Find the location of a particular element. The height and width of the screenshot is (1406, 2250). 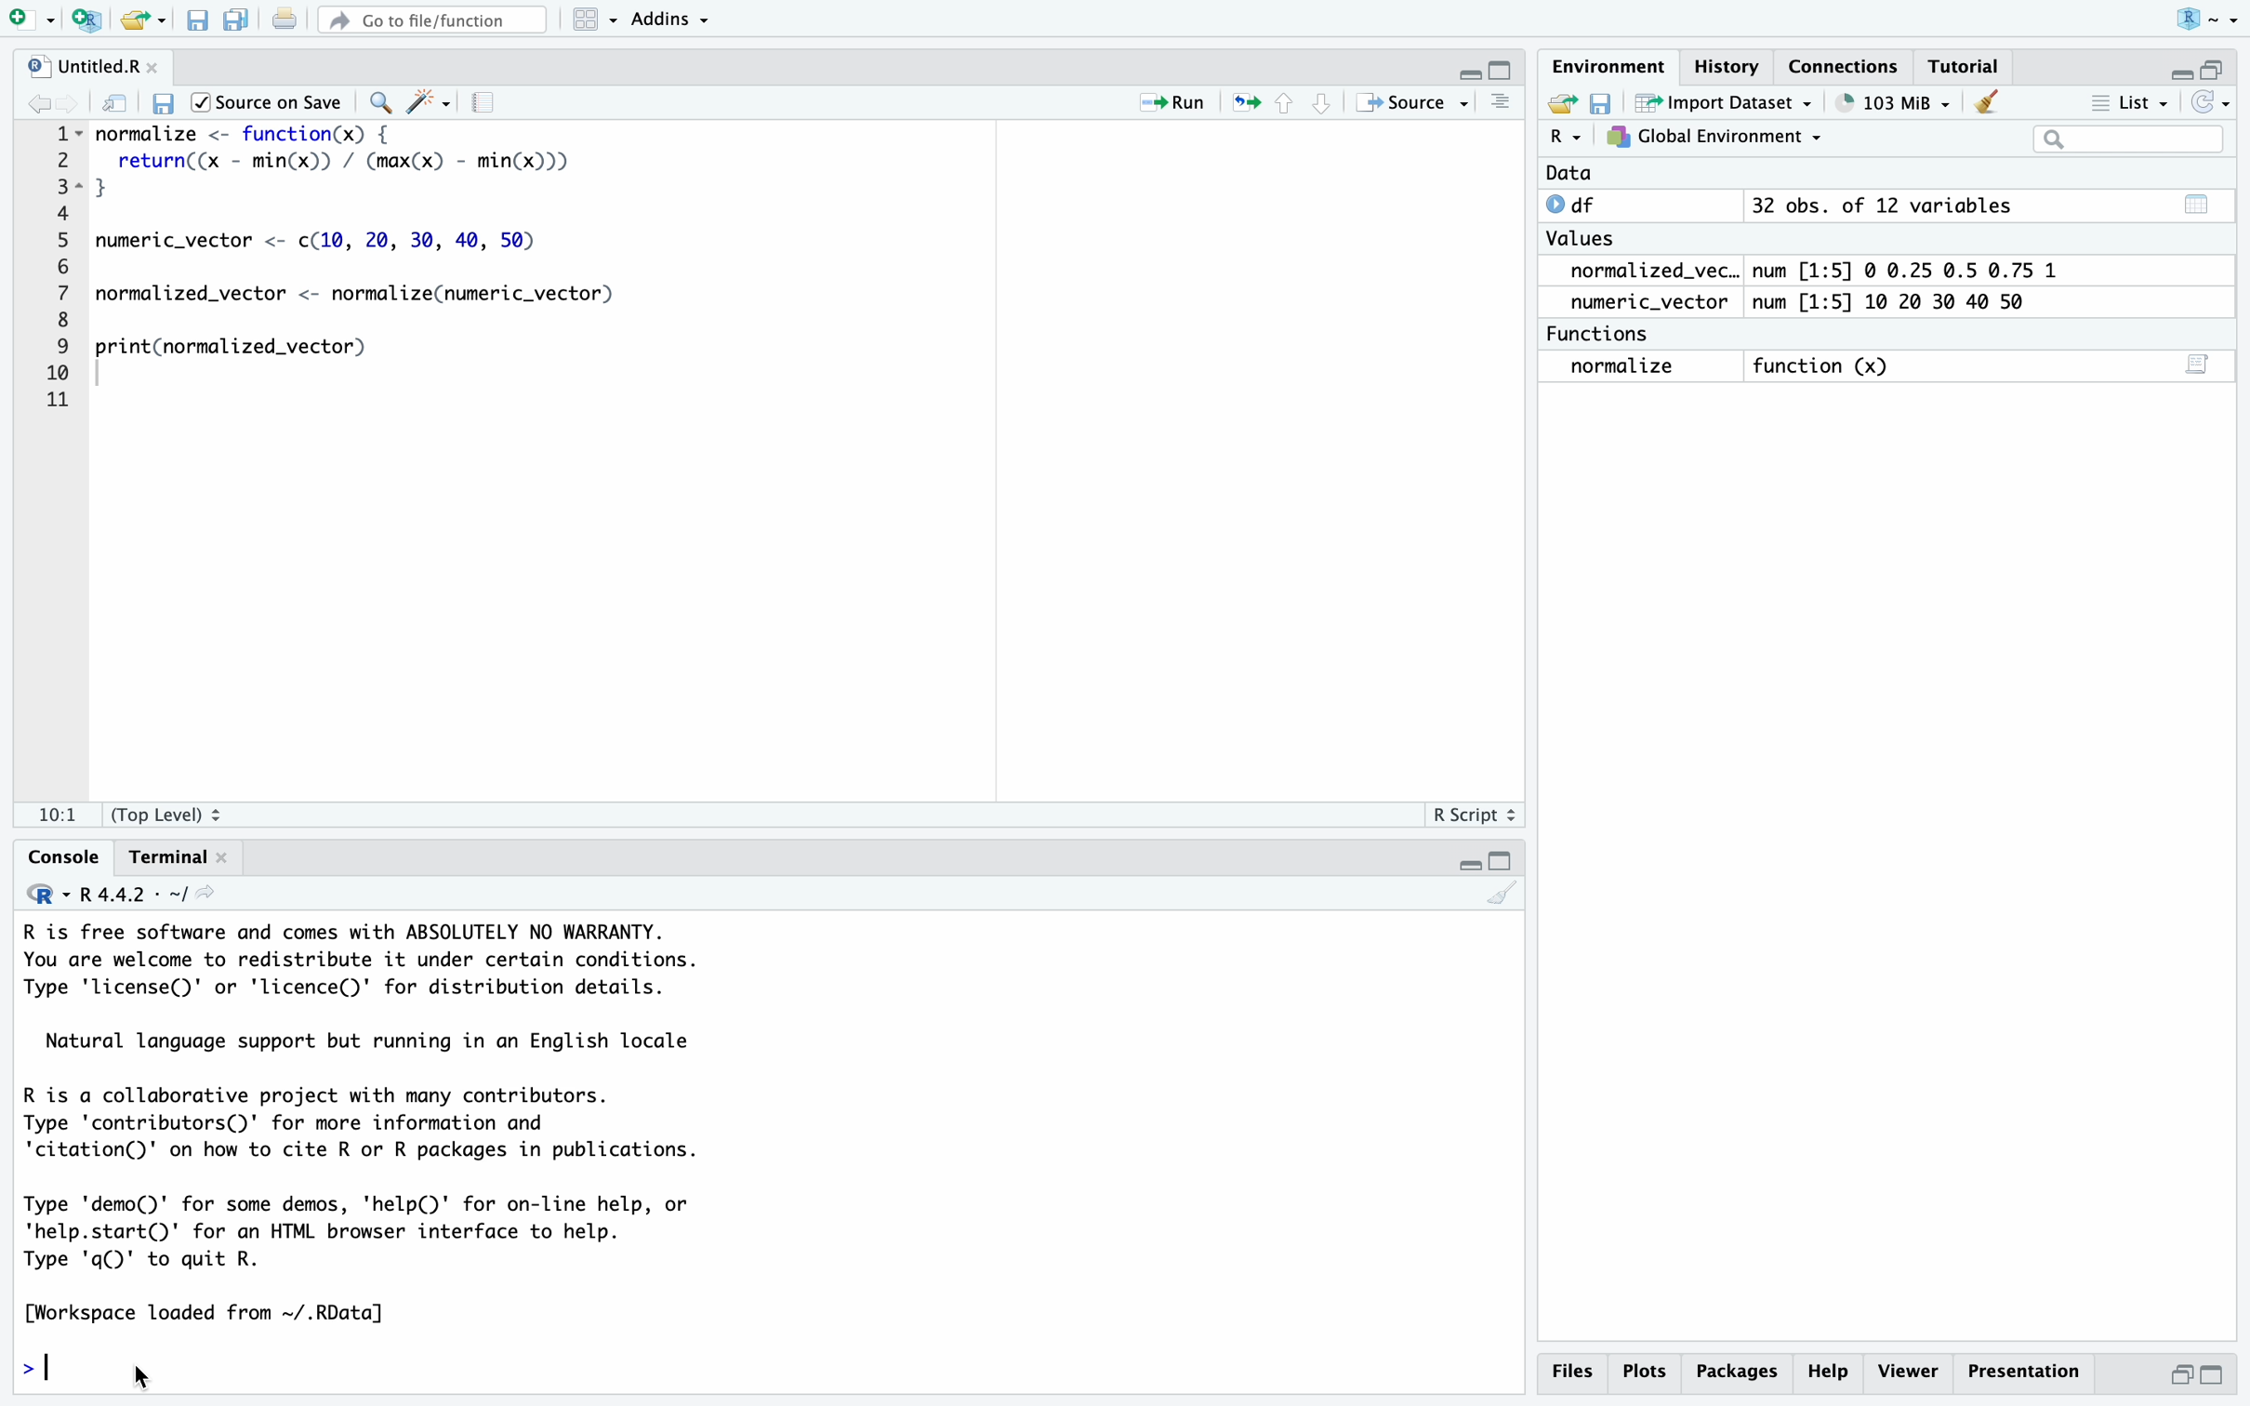

Show document outline (Ctrl + Shift + O) is located at coordinates (1502, 103).